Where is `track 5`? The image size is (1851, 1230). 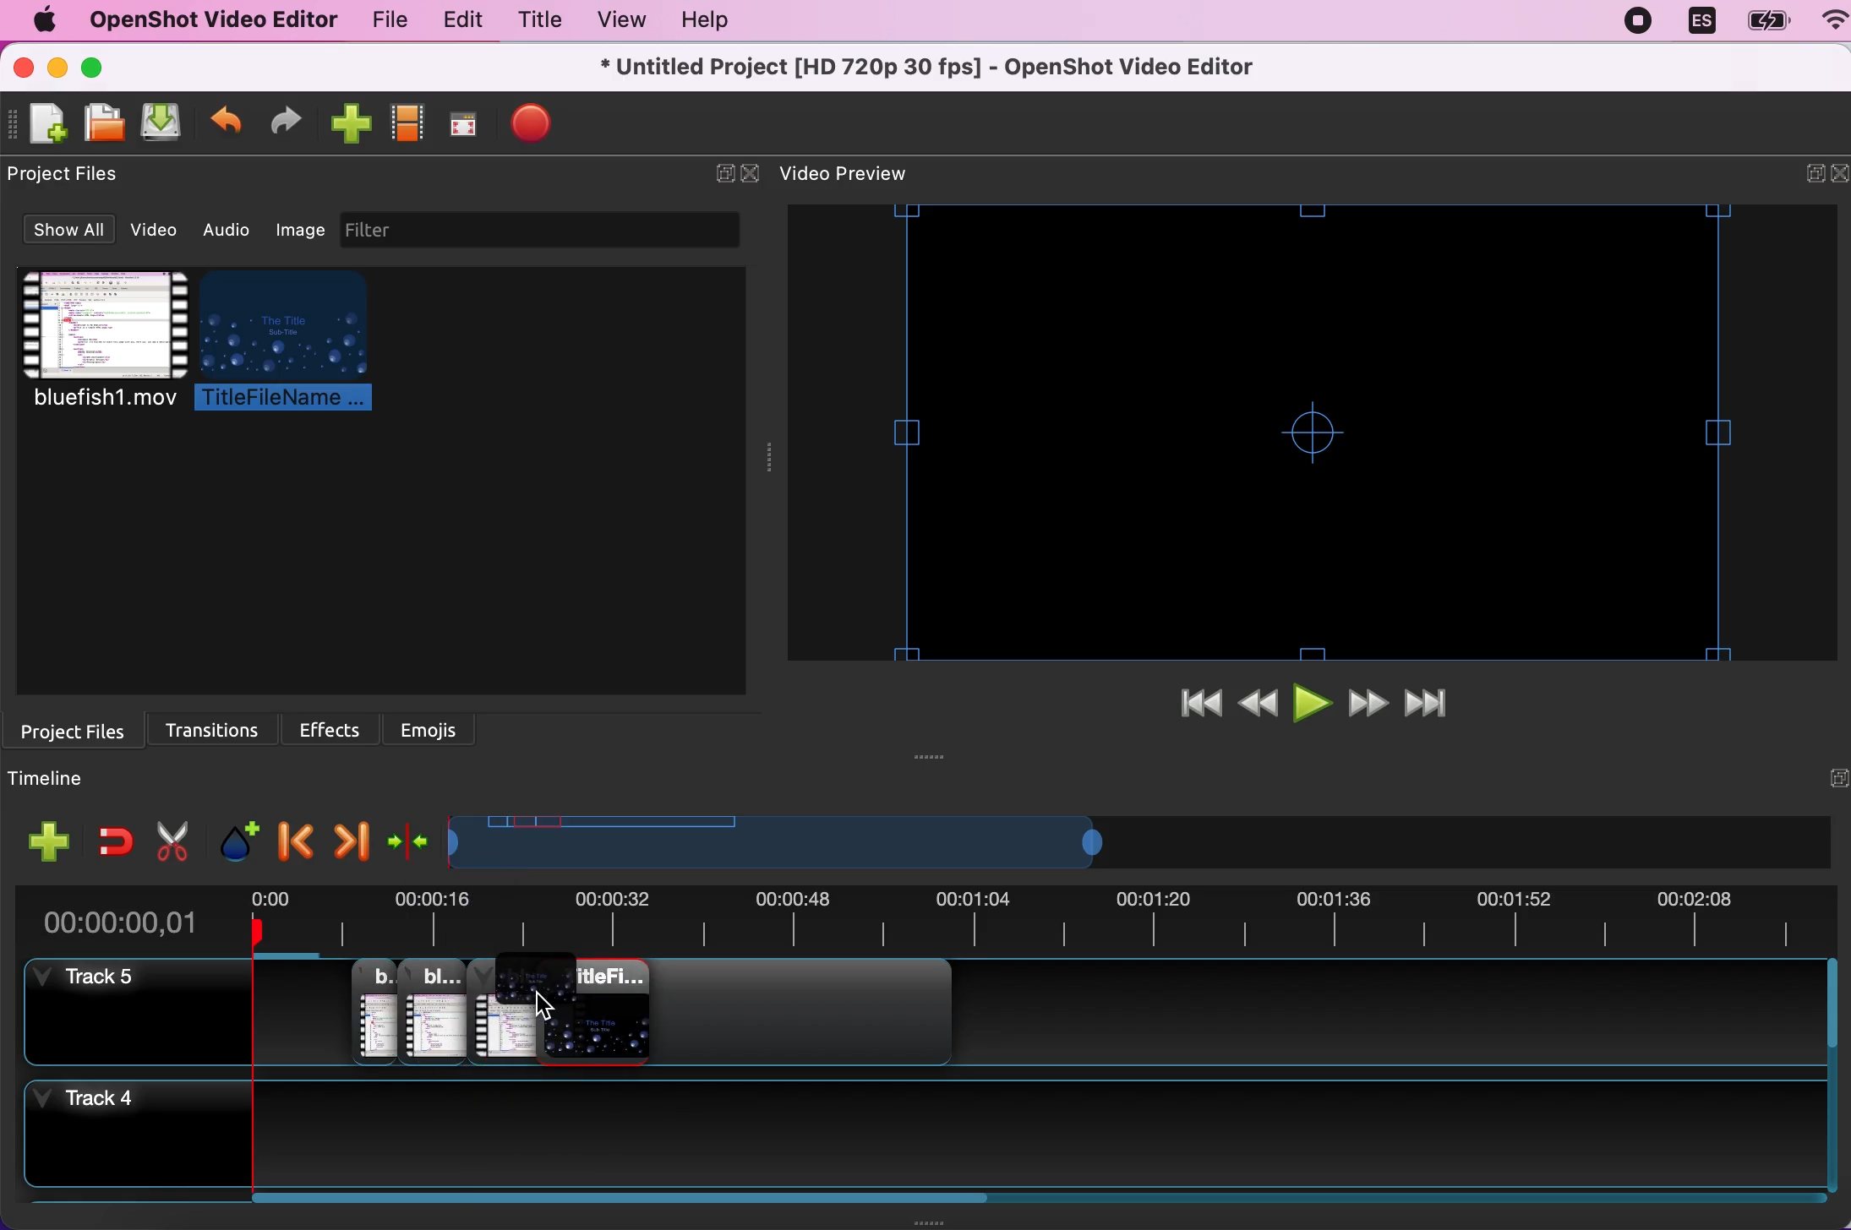 track 5 is located at coordinates (1046, 1019).